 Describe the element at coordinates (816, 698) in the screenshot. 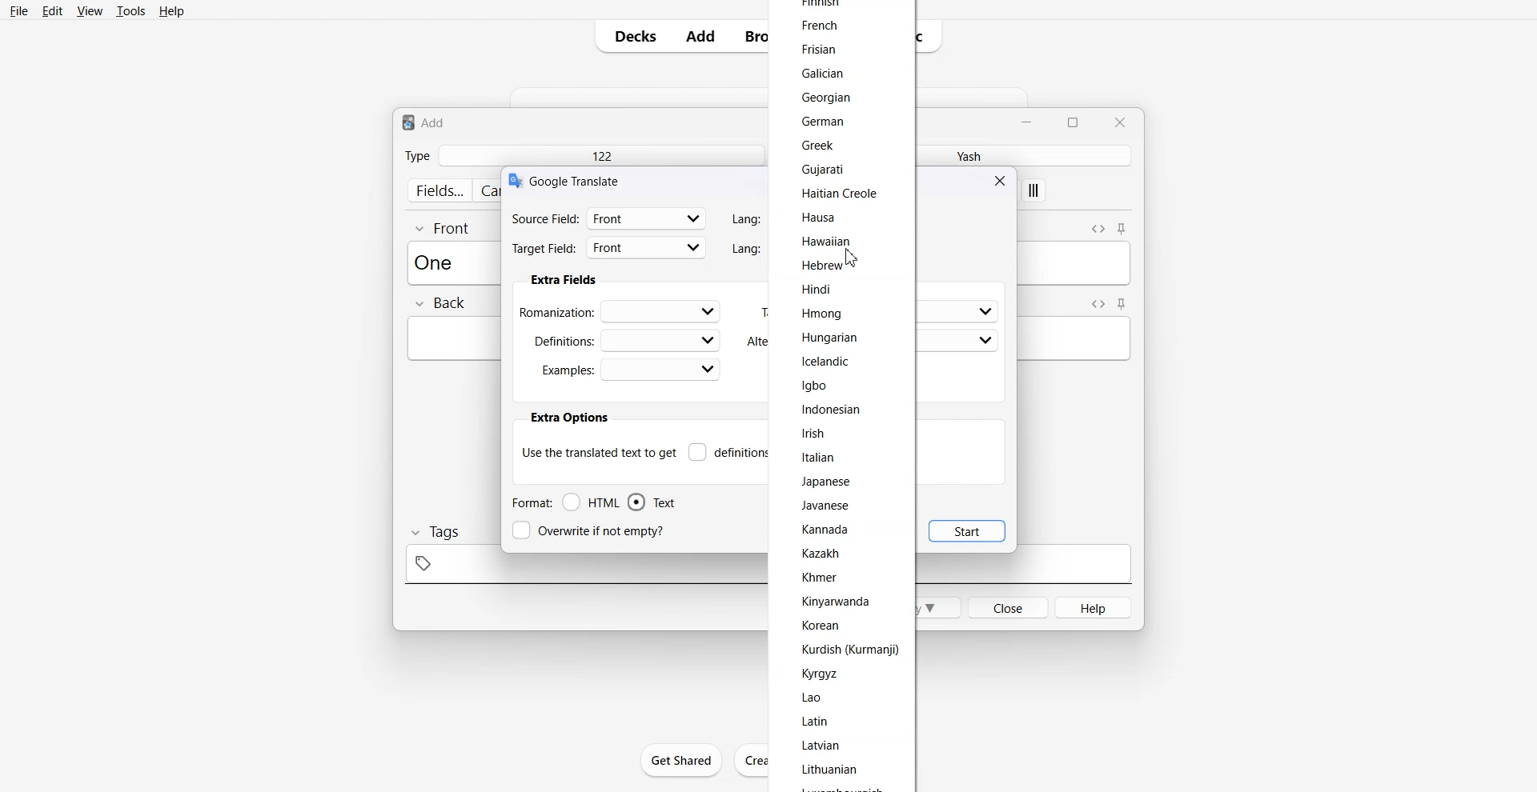

I see `Lao` at that location.